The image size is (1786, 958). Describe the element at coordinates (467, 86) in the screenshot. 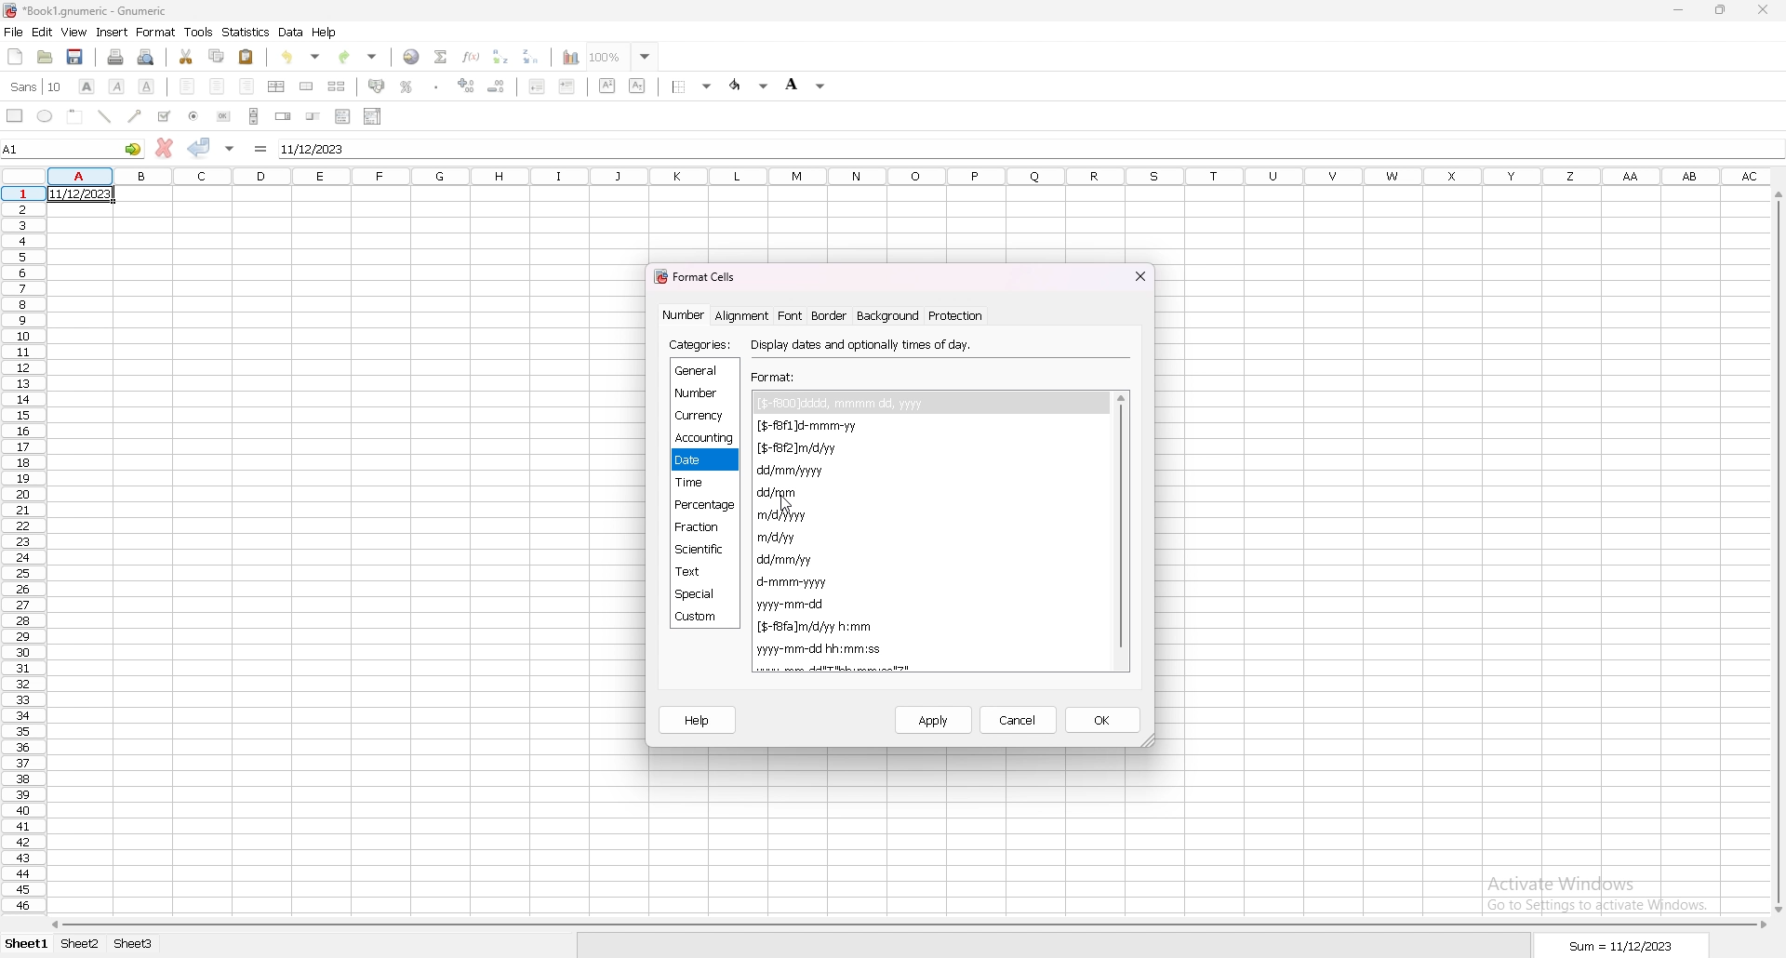

I see `increase indent` at that location.